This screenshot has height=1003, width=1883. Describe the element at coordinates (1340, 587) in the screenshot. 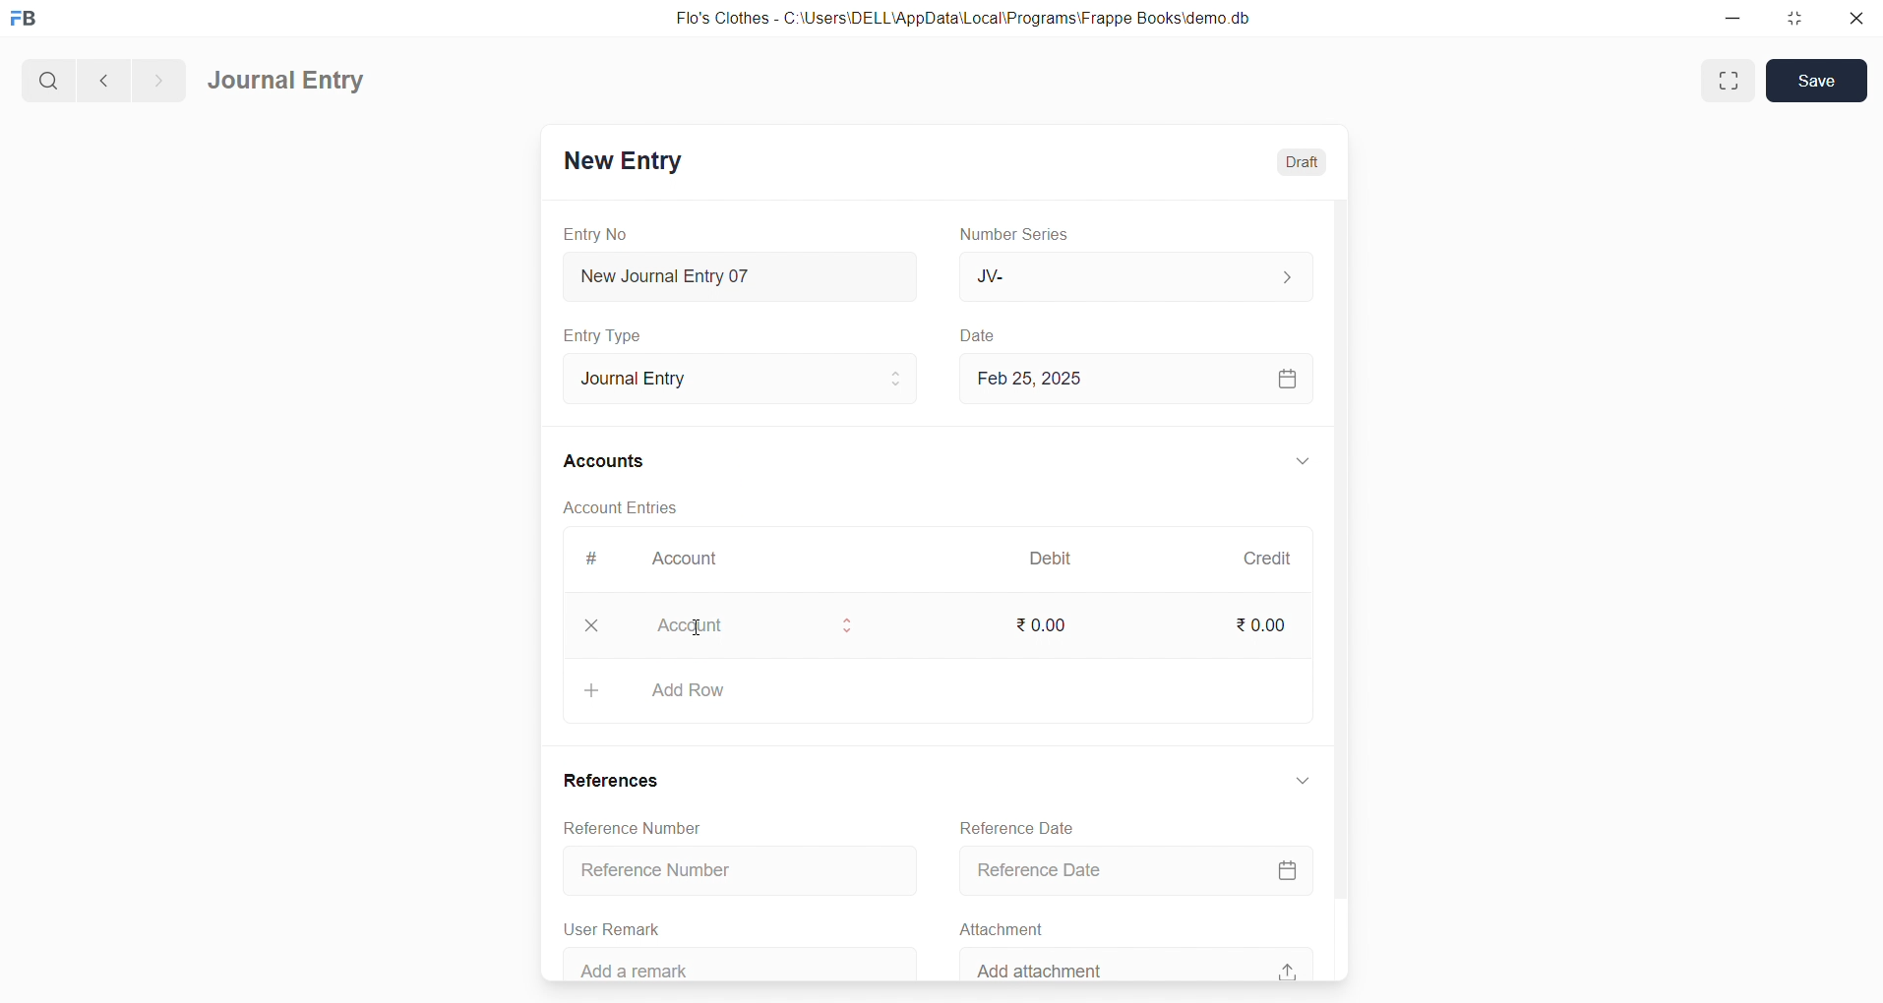

I see `vertical scroll bar` at that location.